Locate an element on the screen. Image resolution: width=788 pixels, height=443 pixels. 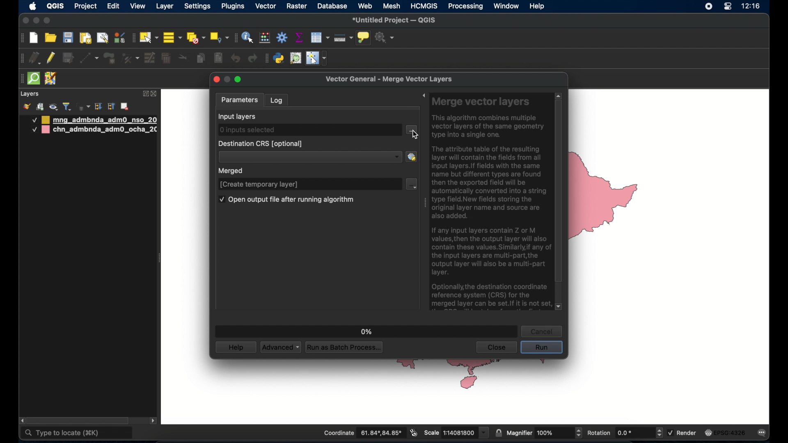
show statistical summary is located at coordinates (298, 37).